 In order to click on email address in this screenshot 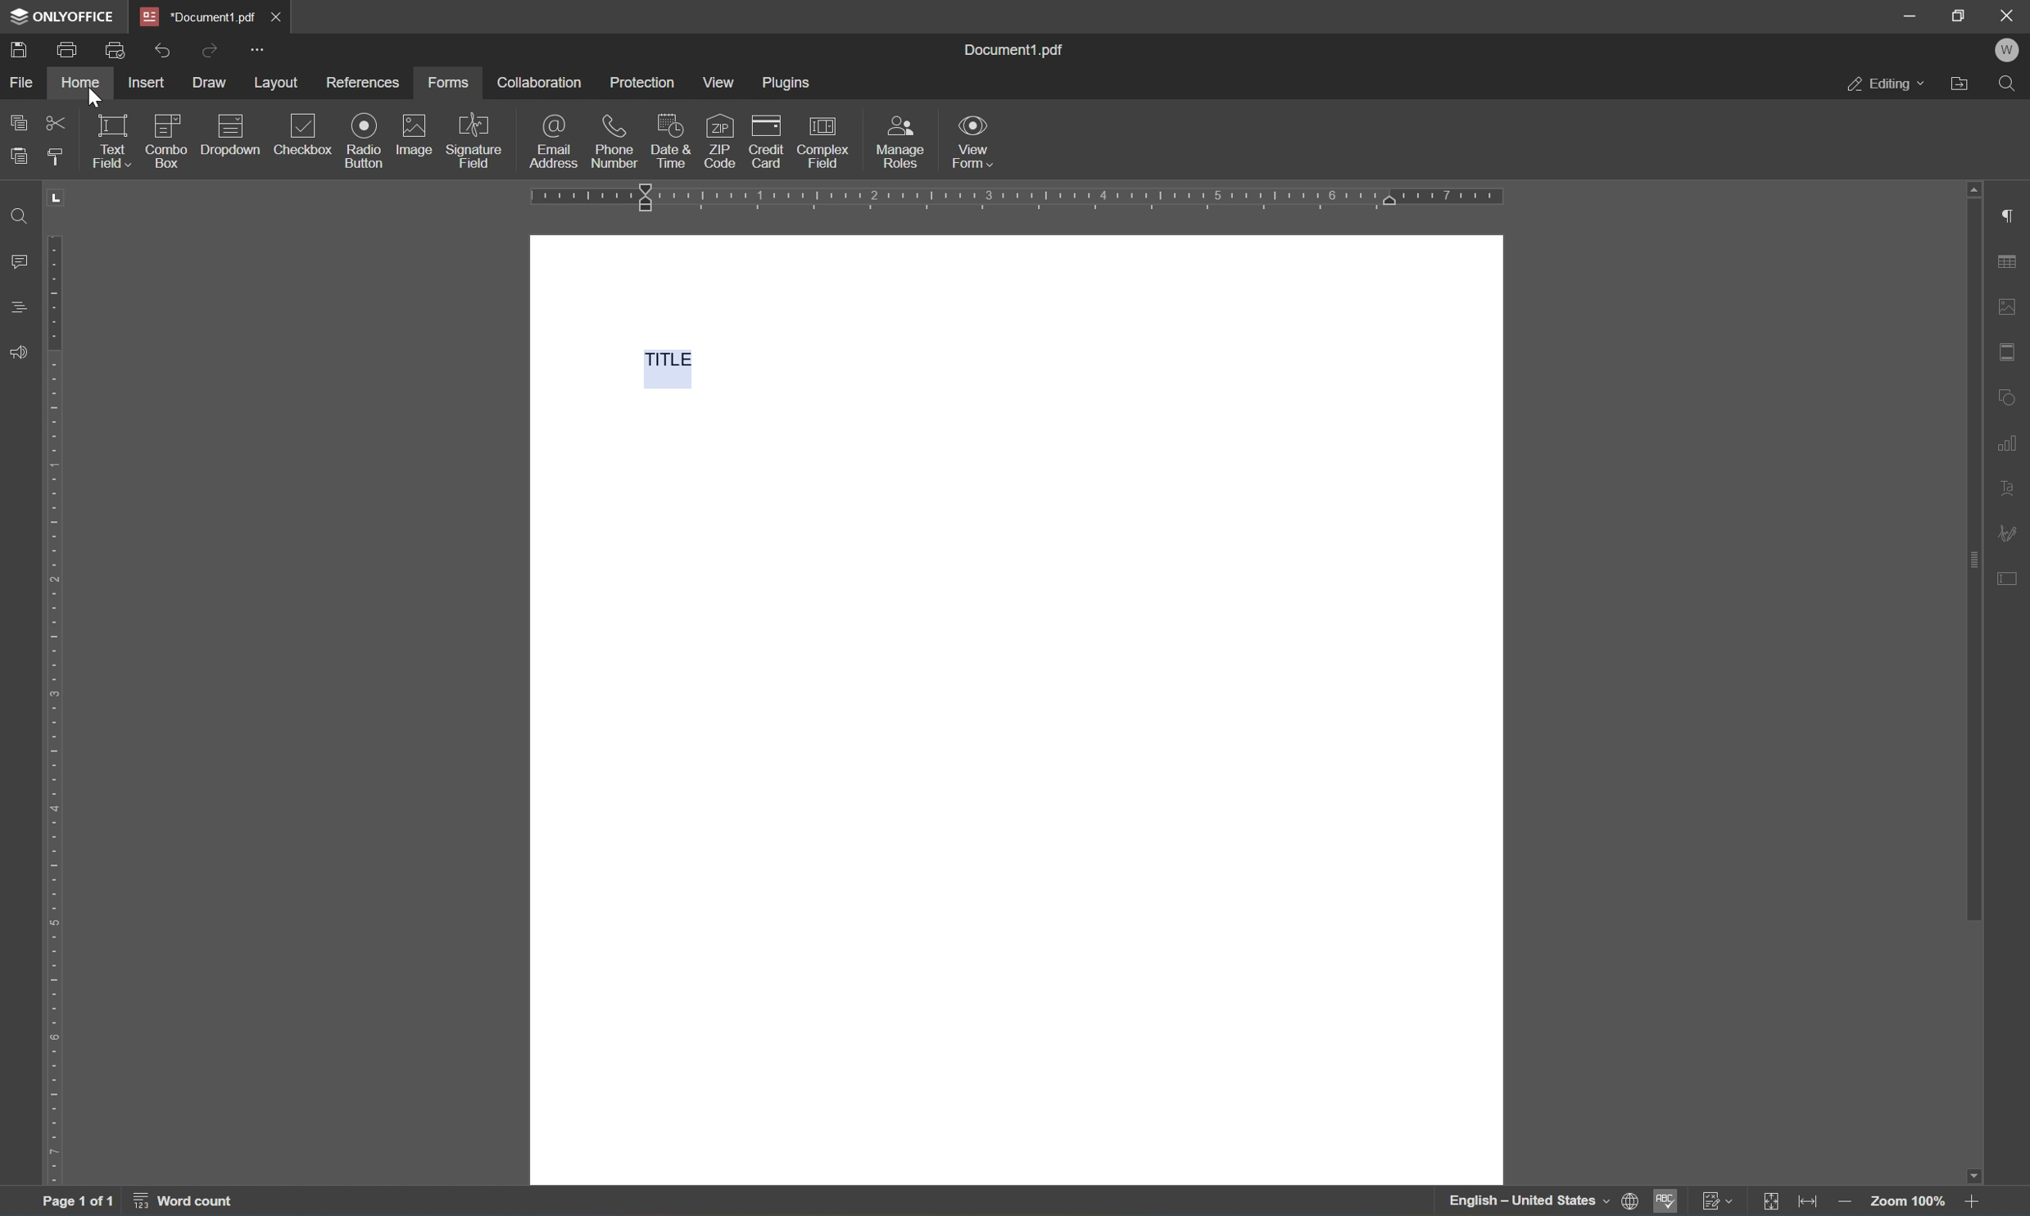, I will do `click(555, 143)`.